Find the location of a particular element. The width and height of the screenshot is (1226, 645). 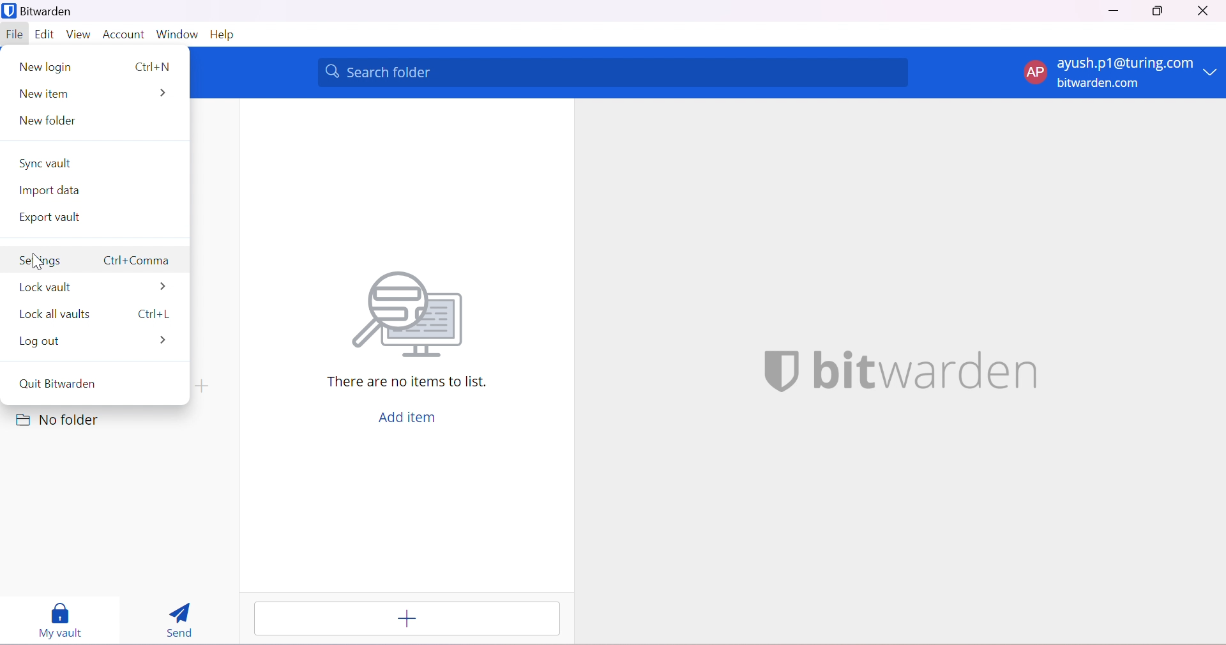

Window is located at coordinates (178, 33).